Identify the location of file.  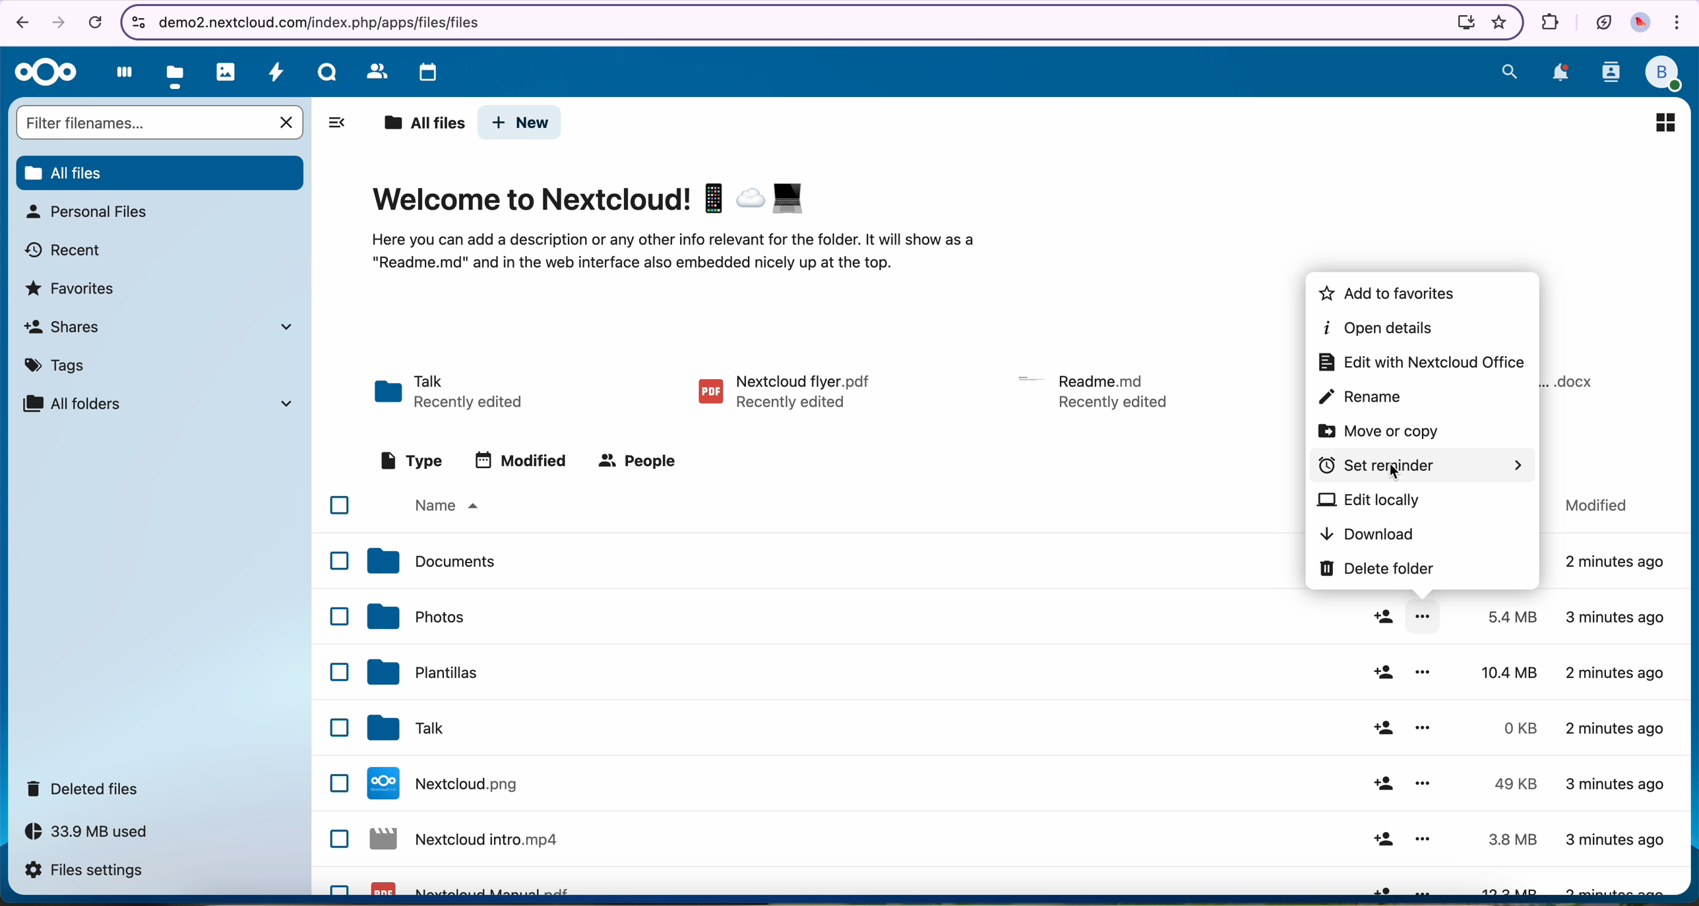
(1579, 391).